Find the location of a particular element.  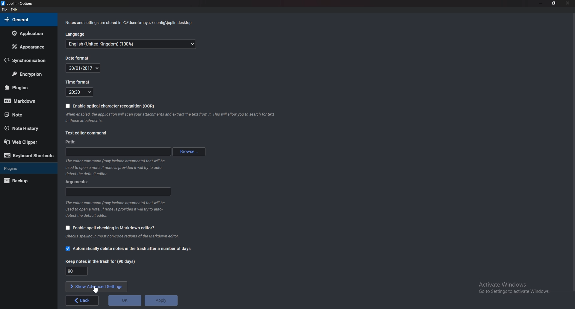

cursor is located at coordinates (95, 289).